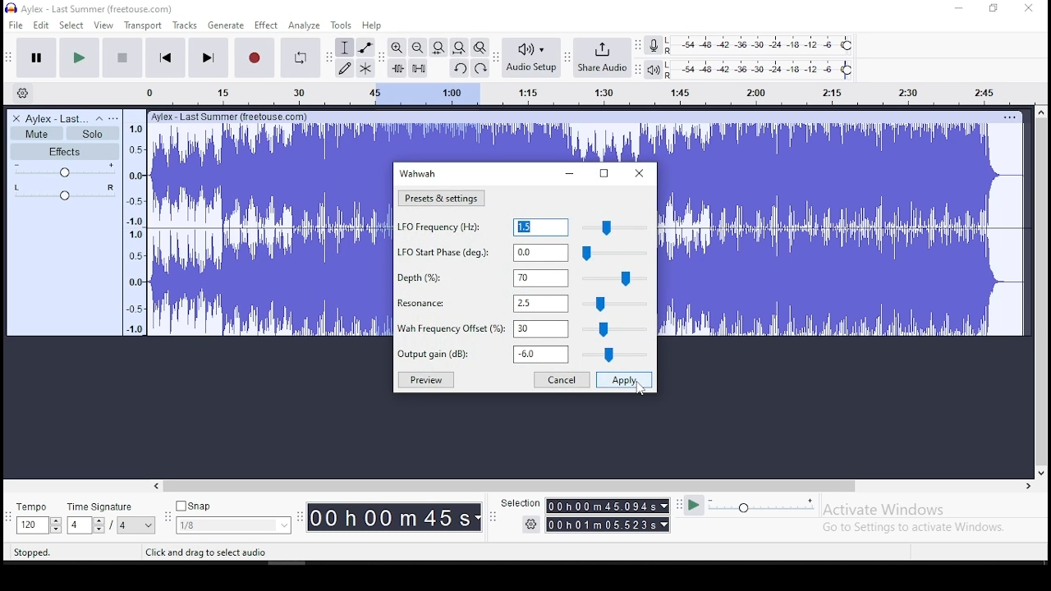 The width and height of the screenshot is (1051, 591). I want to click on track options, so click(1009, 117).